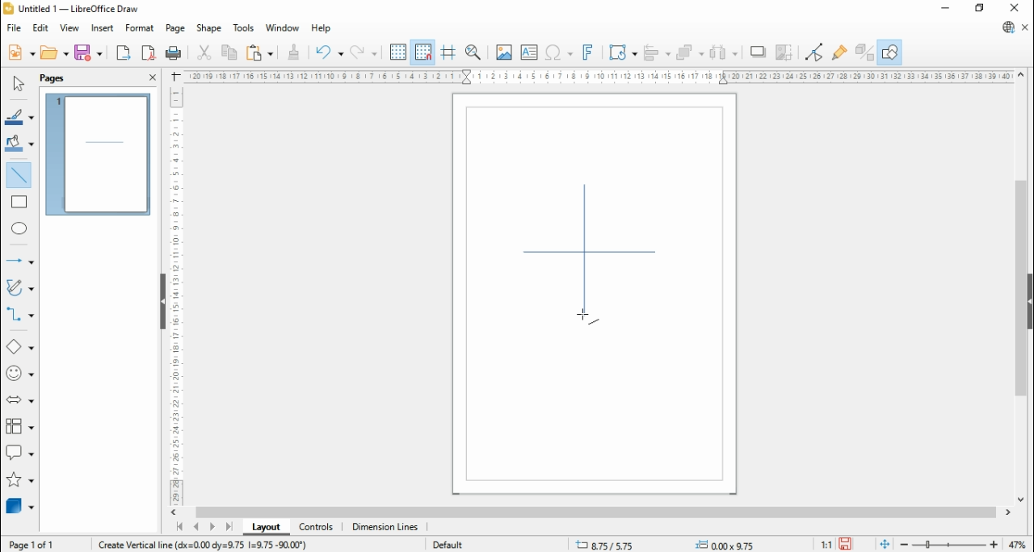 The image size is (1034, 552). Describe the element at coordinates (616, 545) in the screenshot. I see `-21.10/14.59` at that location.